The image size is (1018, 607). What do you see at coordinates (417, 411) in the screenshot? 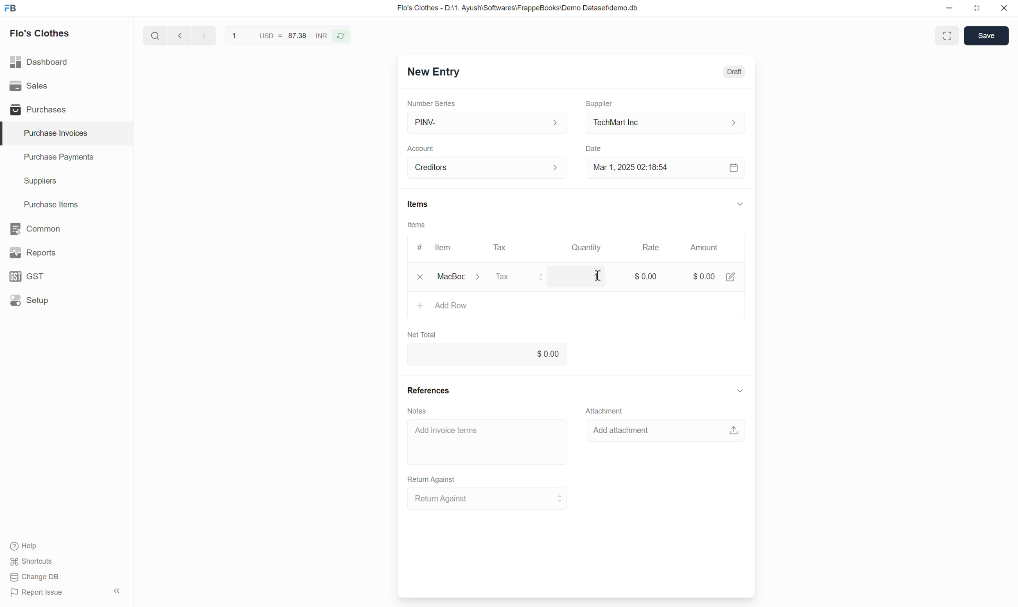
I see `Notes` at bounding box center [417, 411].